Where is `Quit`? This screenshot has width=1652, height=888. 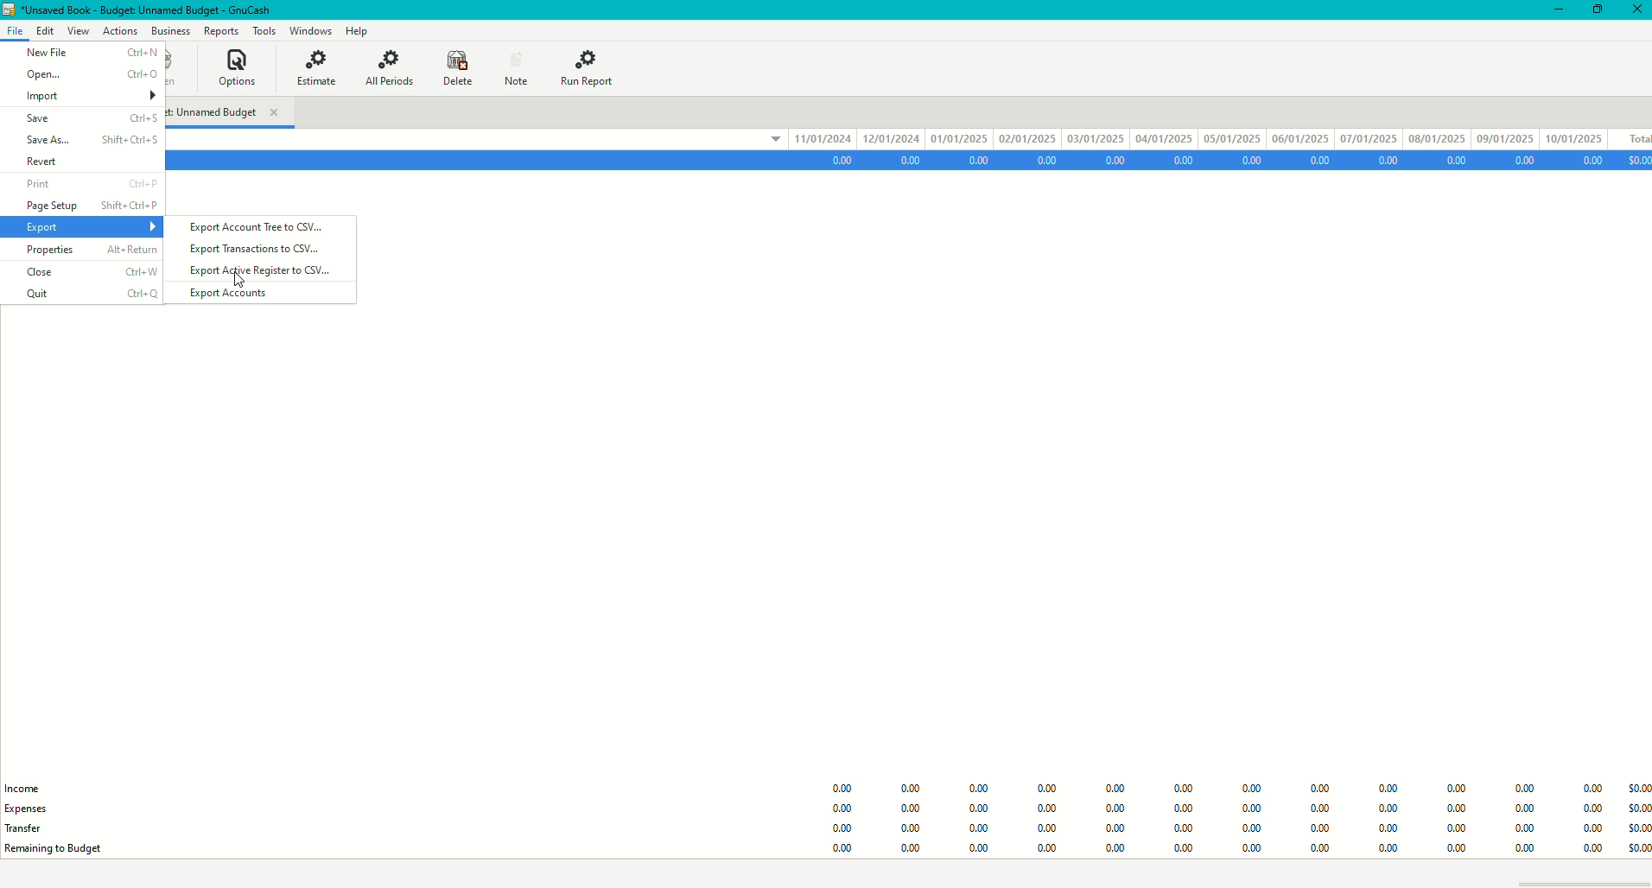 Quit is located at coordinates (90, 294).